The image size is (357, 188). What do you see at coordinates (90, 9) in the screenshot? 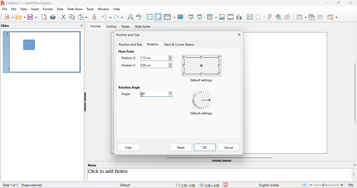
I see `tools` at bounding box center [90, 9].